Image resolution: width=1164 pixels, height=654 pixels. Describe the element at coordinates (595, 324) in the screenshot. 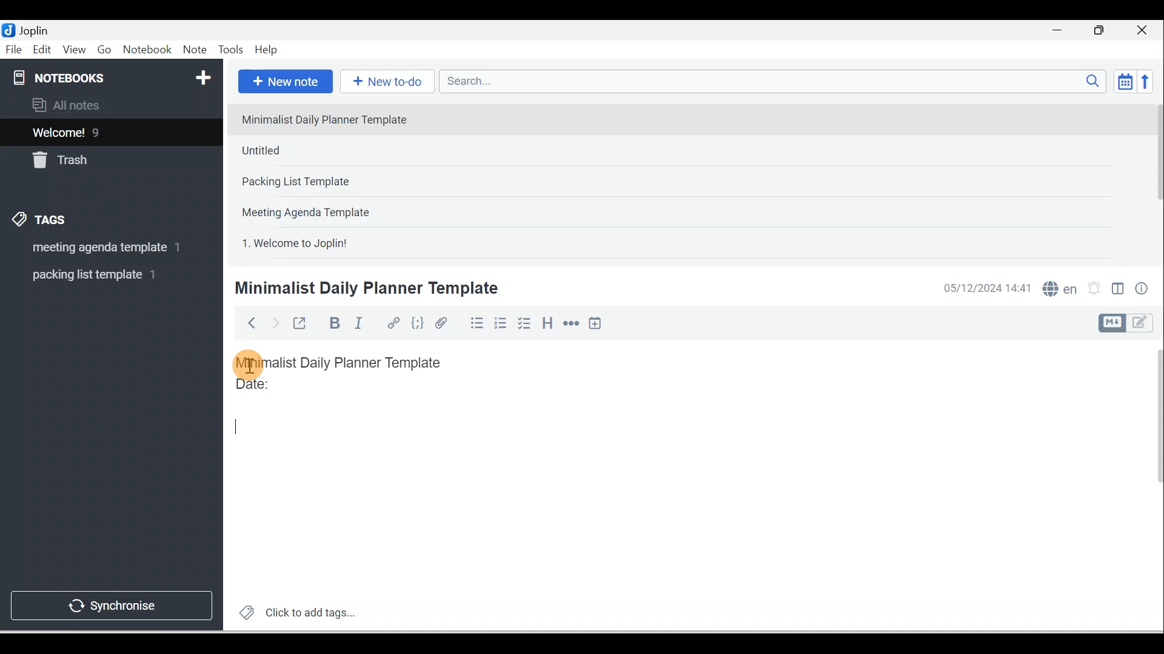

I see `Insert time` at that location.